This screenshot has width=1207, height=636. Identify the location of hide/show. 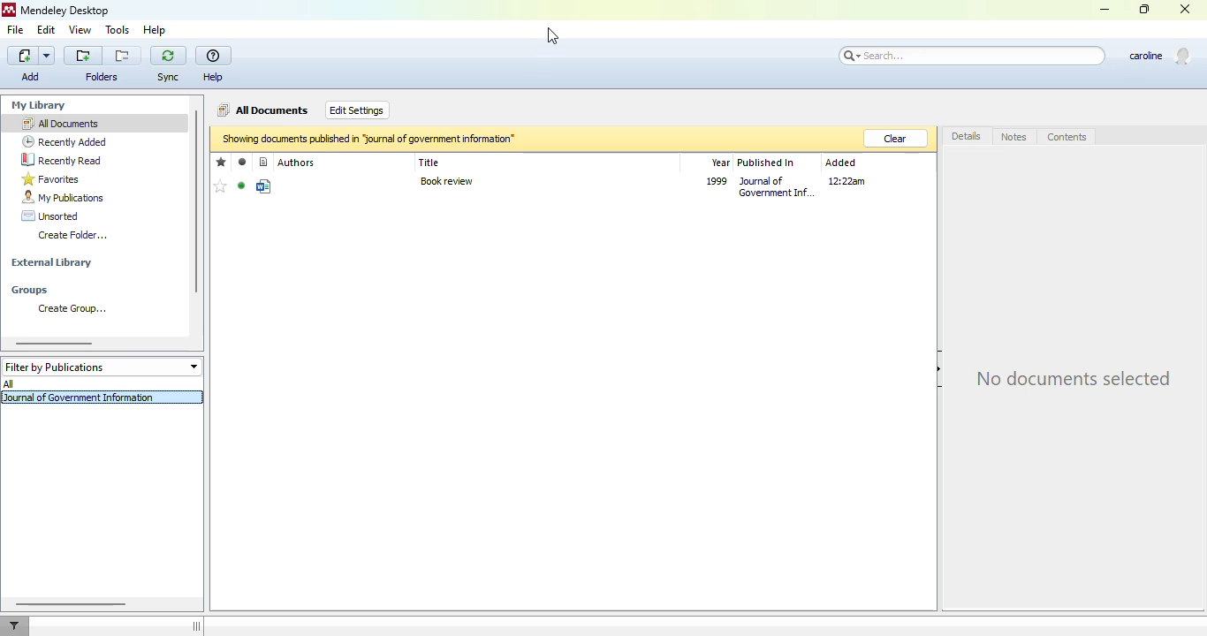
(196, 626).